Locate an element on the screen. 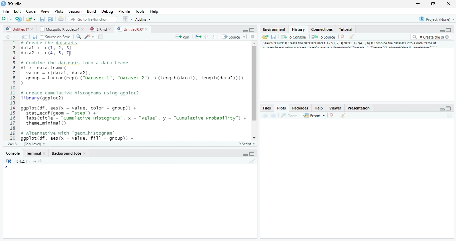 This screenshot has width=456, height=241. Close is located at coordinates (448, 3).